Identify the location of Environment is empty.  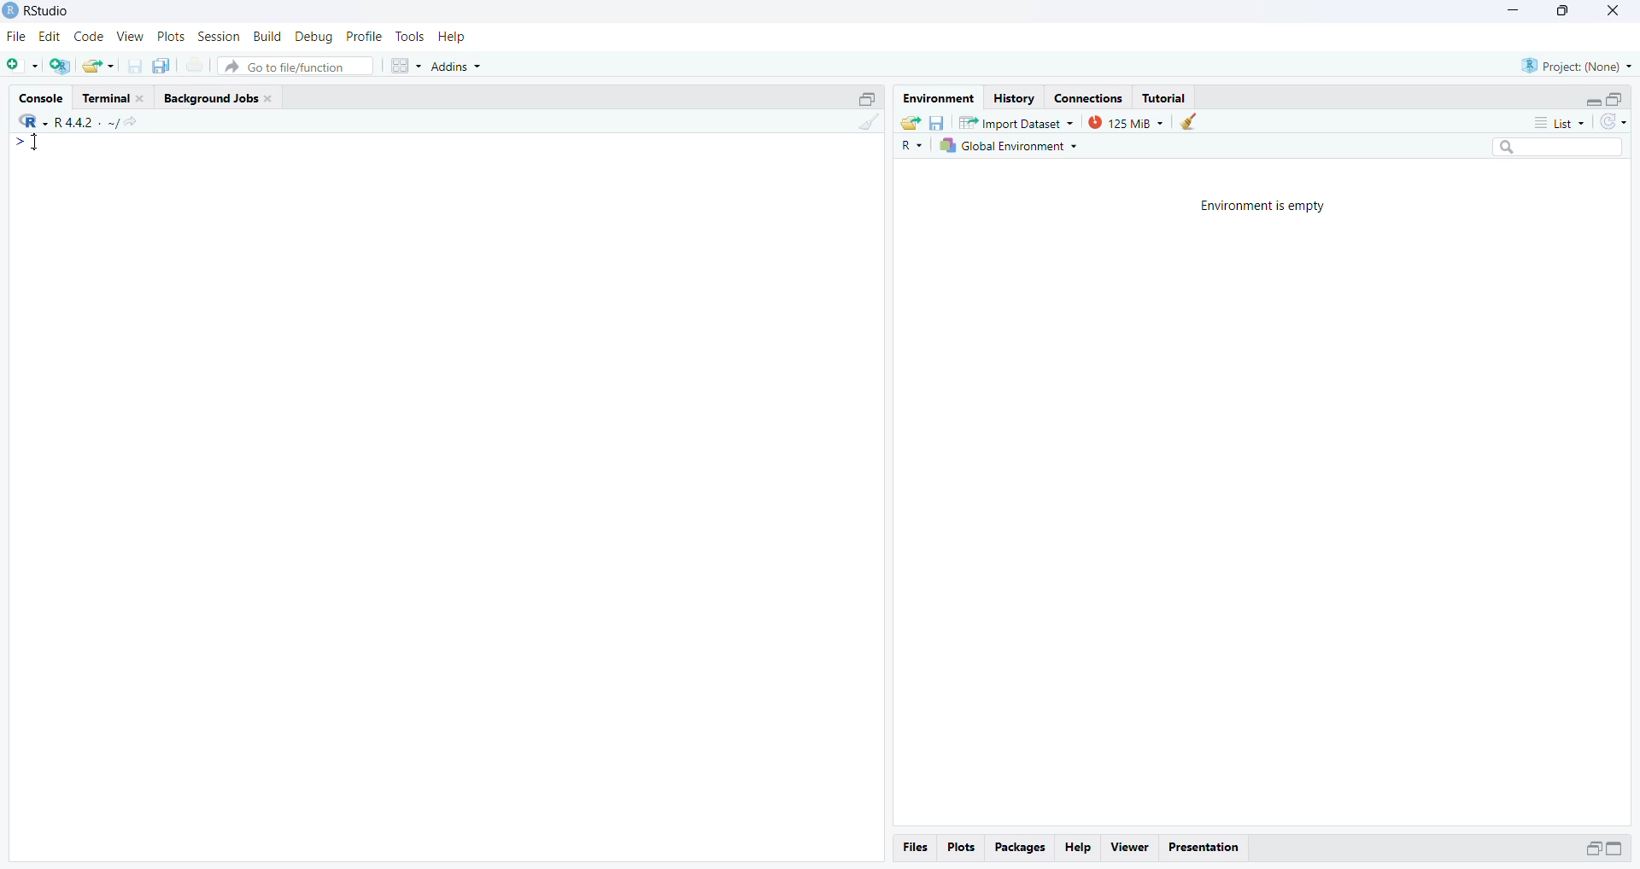
(1261, 206).